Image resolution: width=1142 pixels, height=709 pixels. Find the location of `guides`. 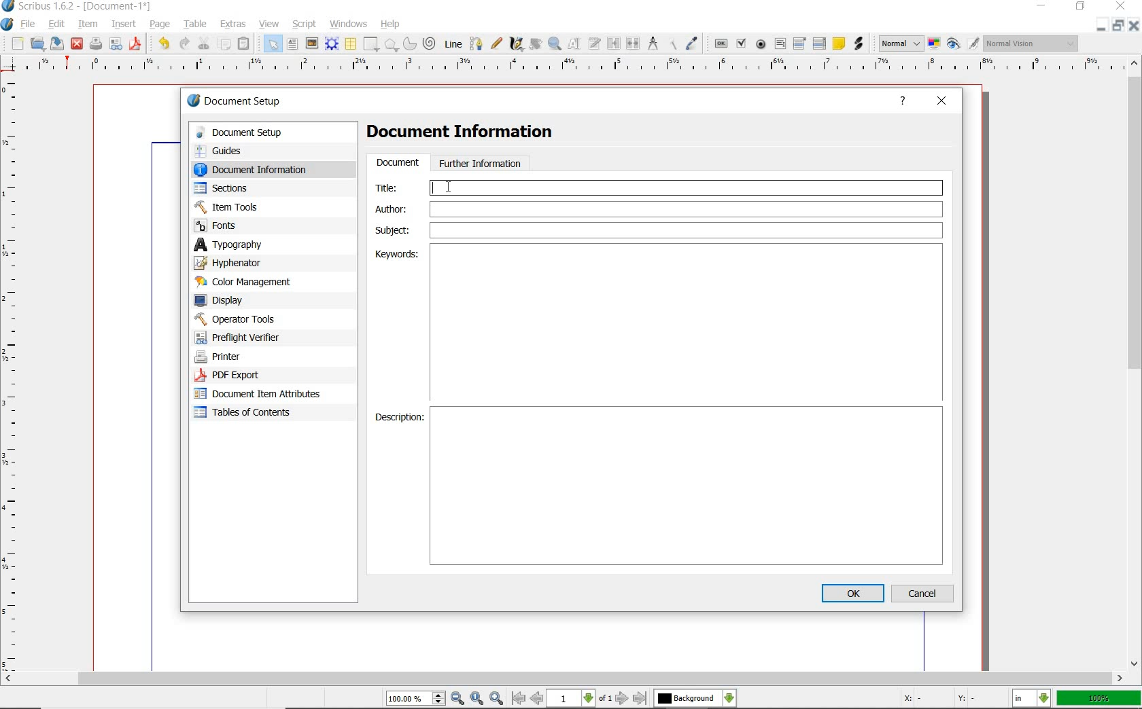

guides is located at coordinates (260, 150).